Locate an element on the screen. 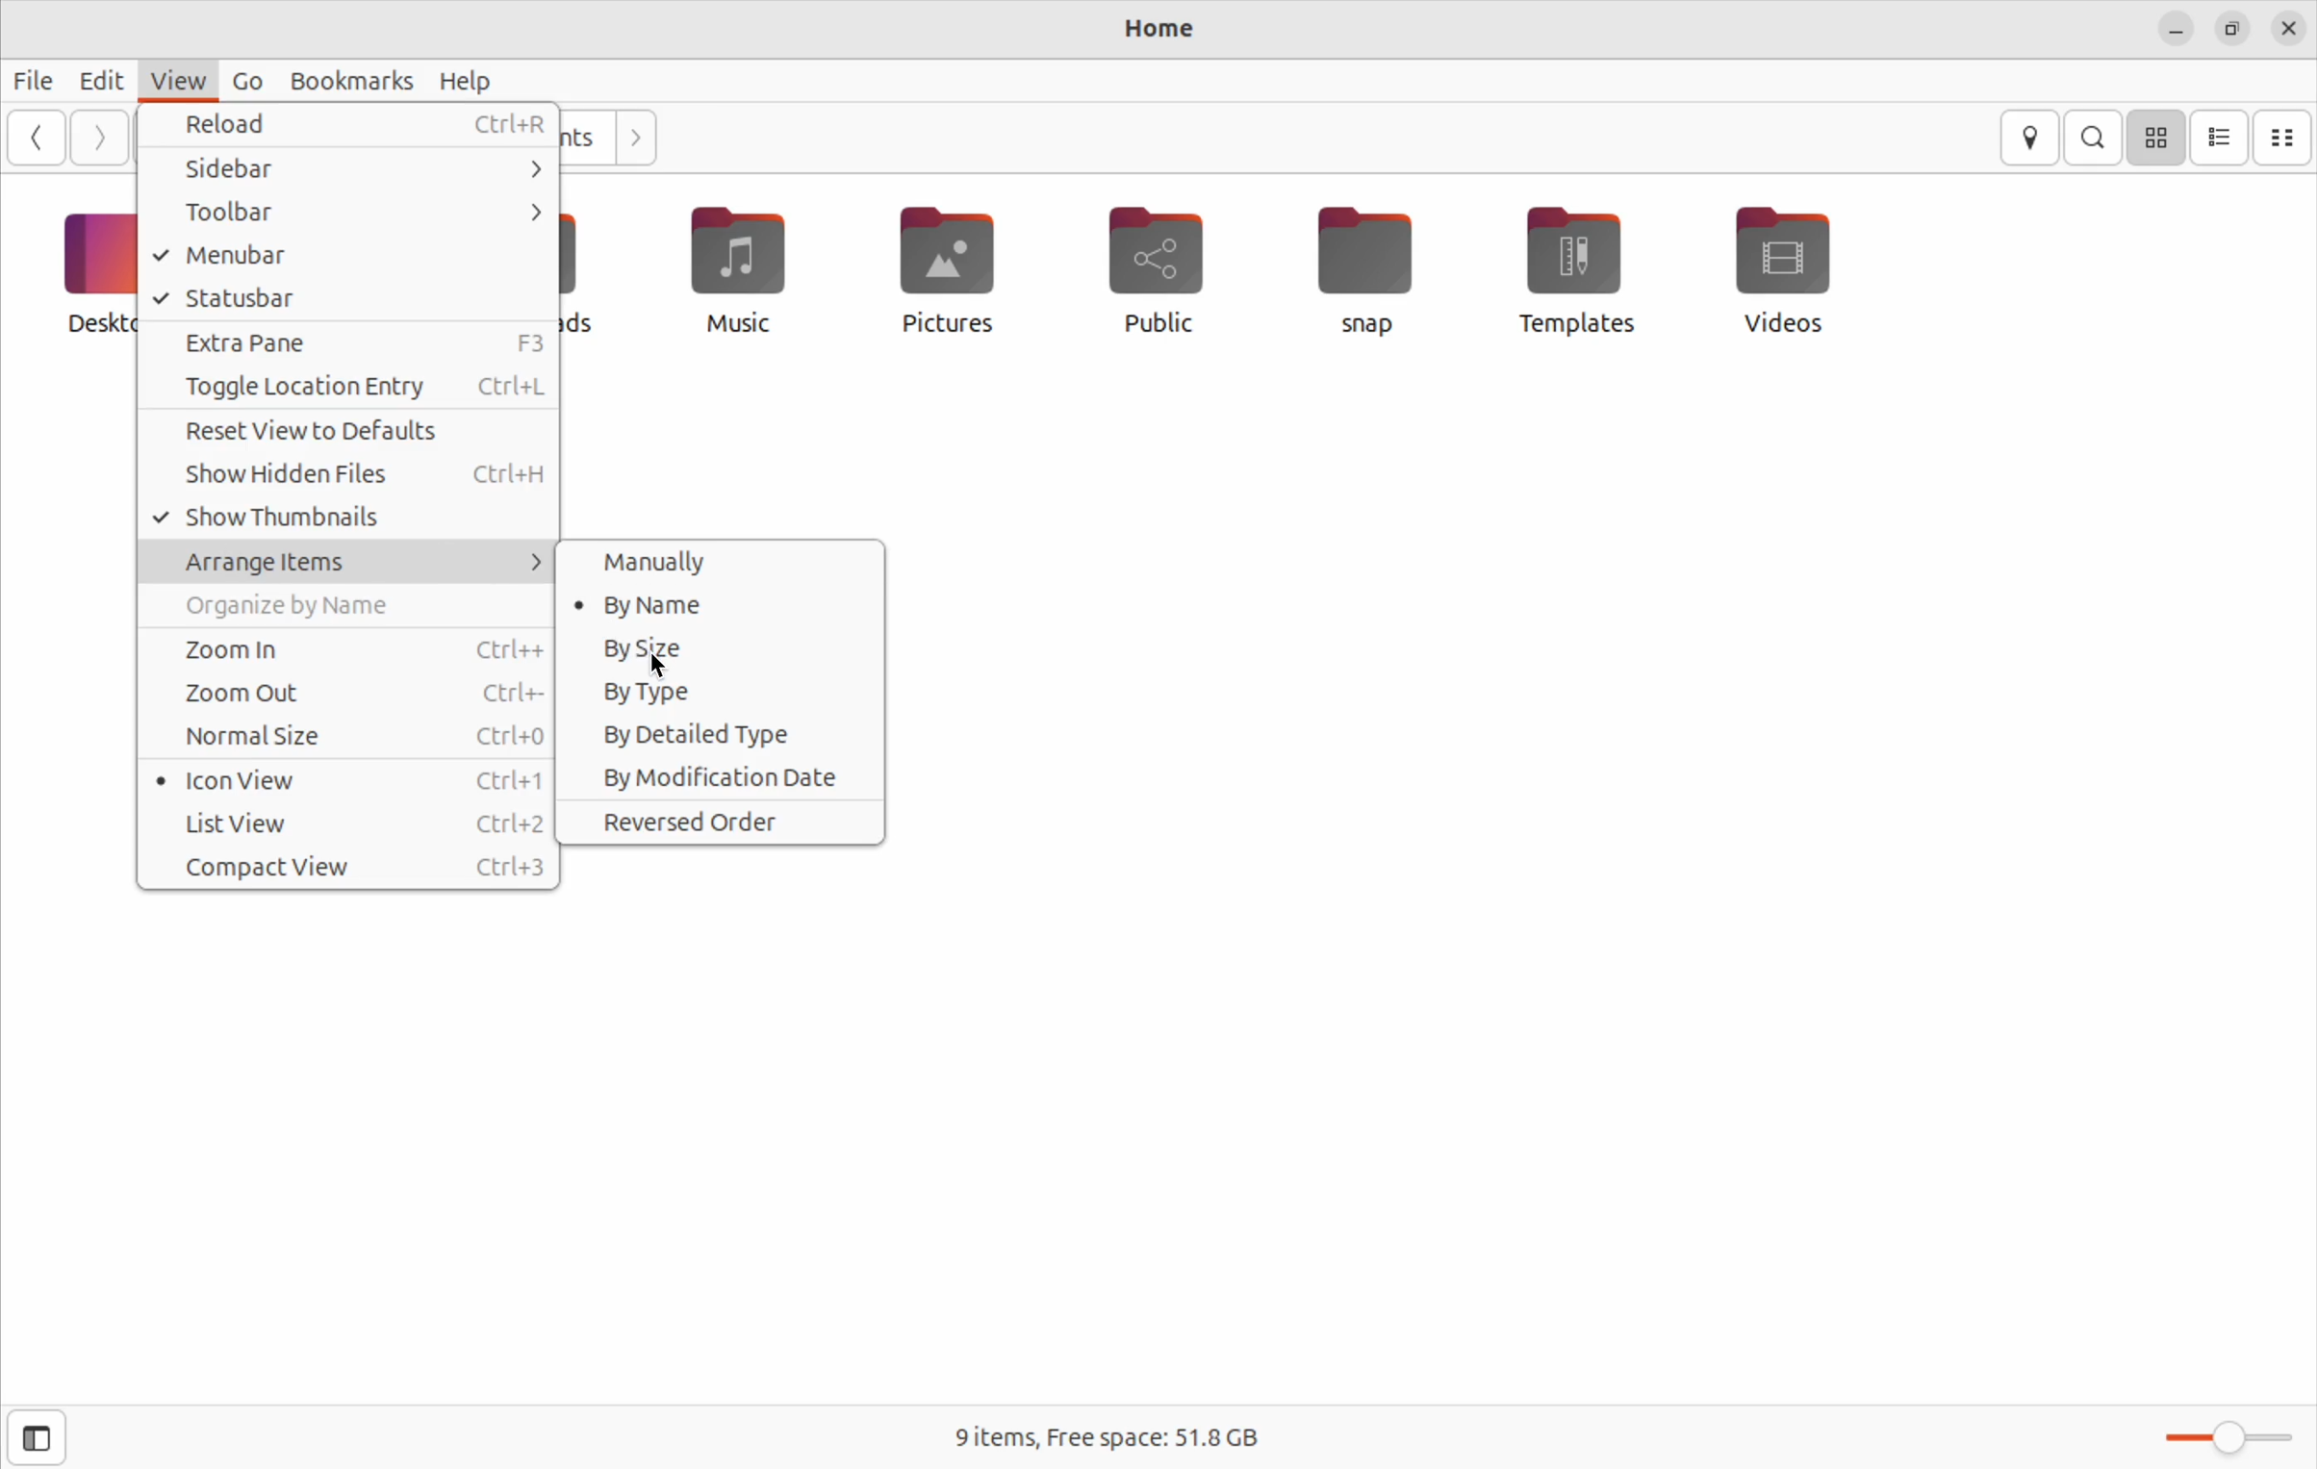 Image resolution: width=2317 pixels, height=1469 pixels. show thumb nails is located at coordinates (351, 517).